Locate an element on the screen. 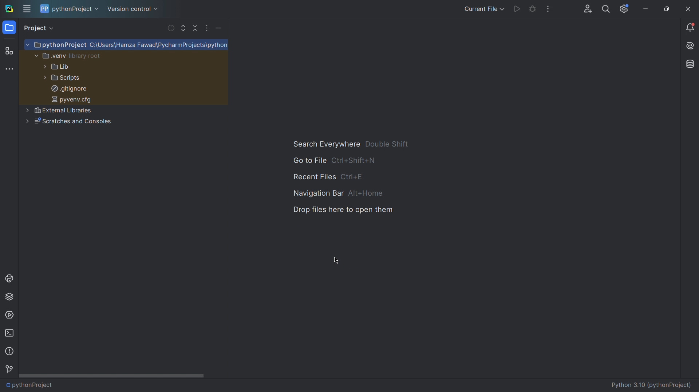 Image resolution: width=699 pixels, height=392 pixels. Lib is located at coordinates (59, 68).